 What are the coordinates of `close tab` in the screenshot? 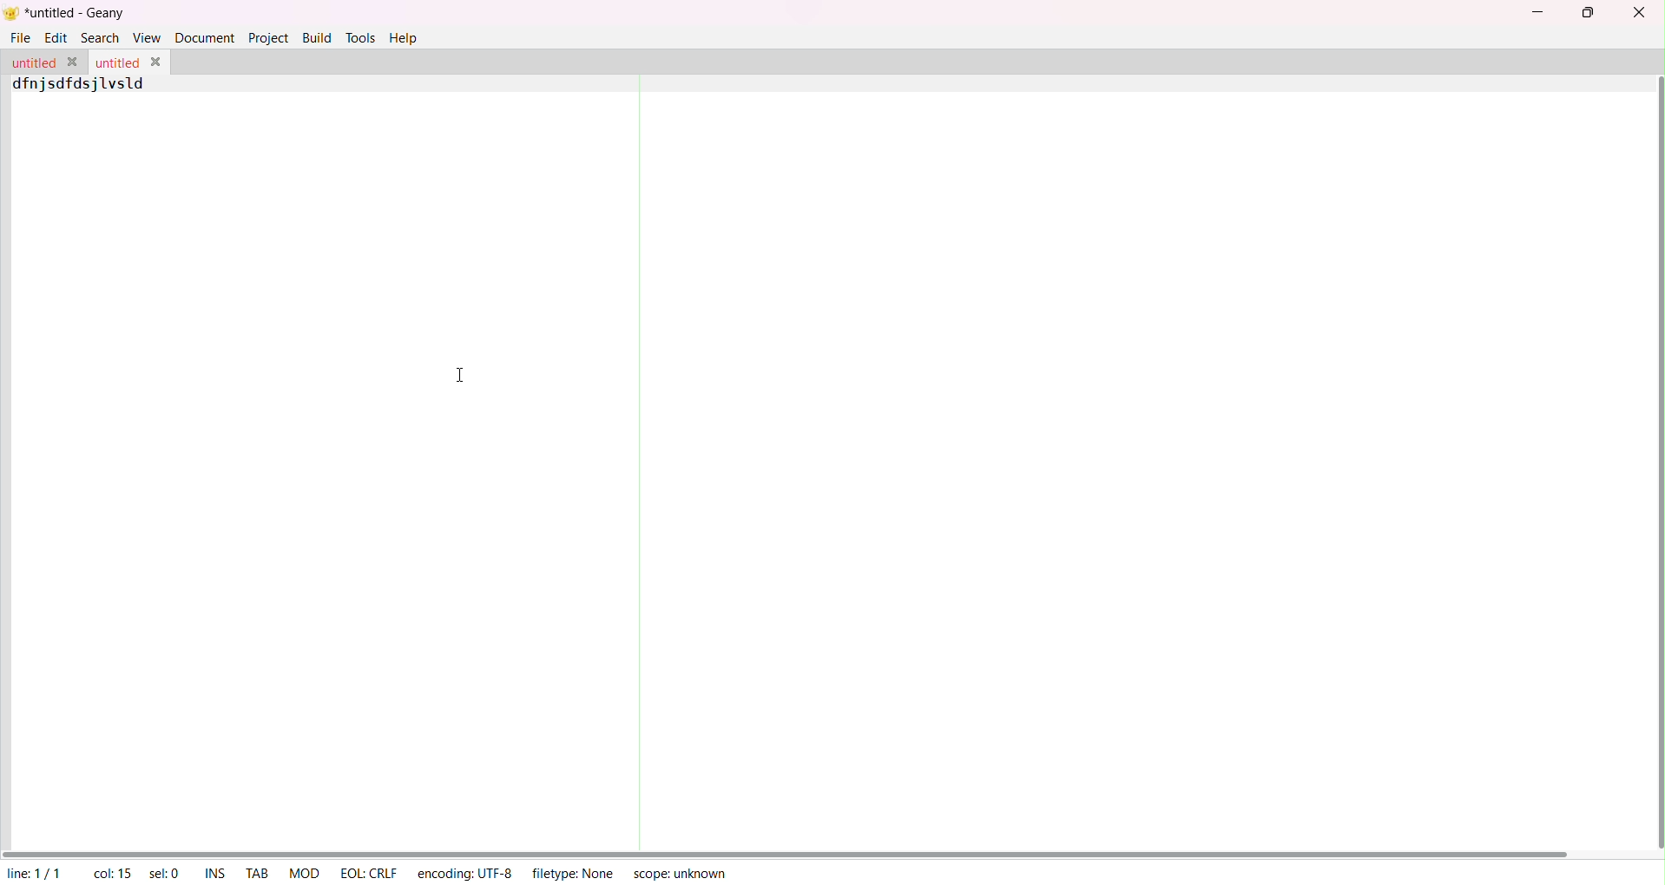 It's located at (74, 61).